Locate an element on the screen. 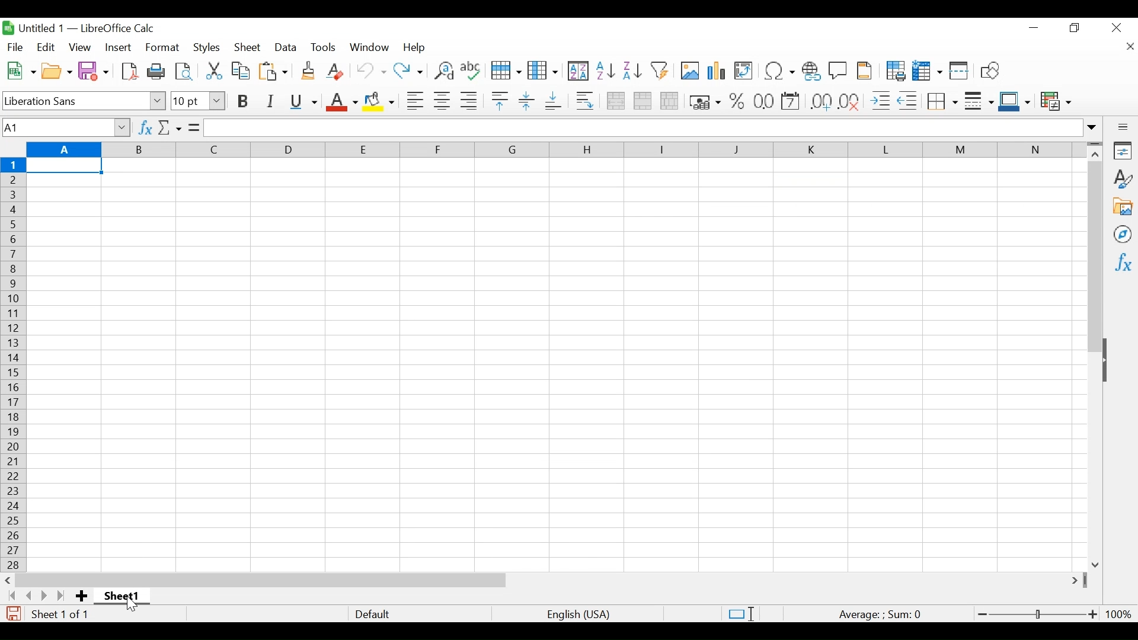 This screenshot has width=1138, height=640. Column is located at coordinates (543, 71).